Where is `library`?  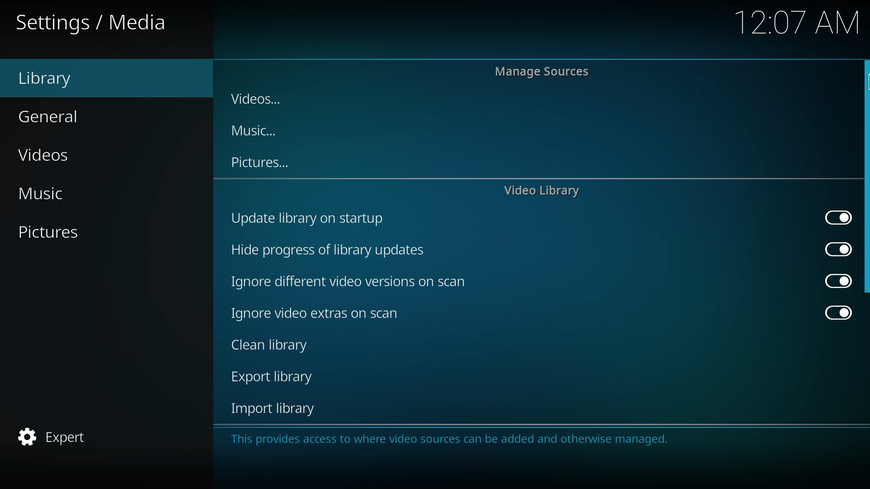 library is located at coordinates (45, 79).